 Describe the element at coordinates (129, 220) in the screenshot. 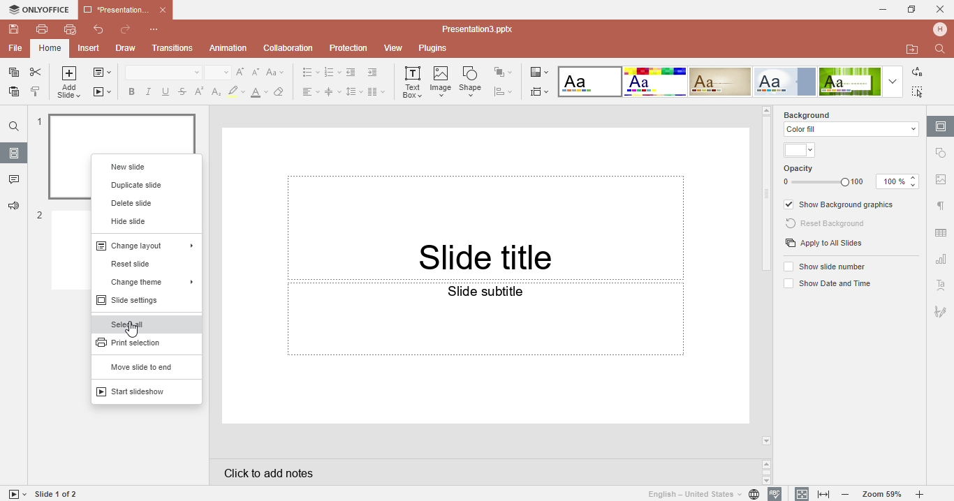

I see `Hide slide` at that location.